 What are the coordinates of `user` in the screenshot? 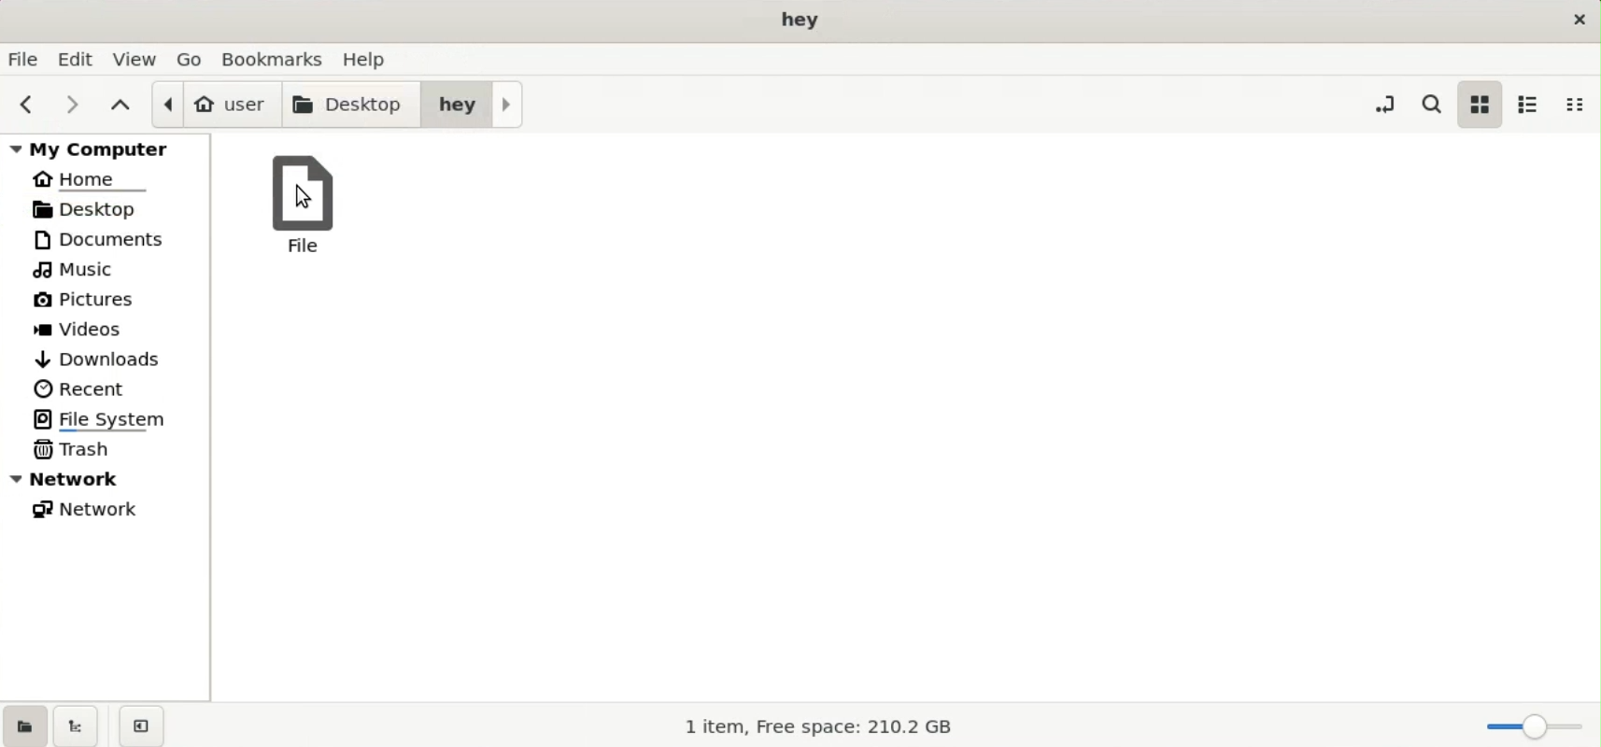 It's located at (215, 104).